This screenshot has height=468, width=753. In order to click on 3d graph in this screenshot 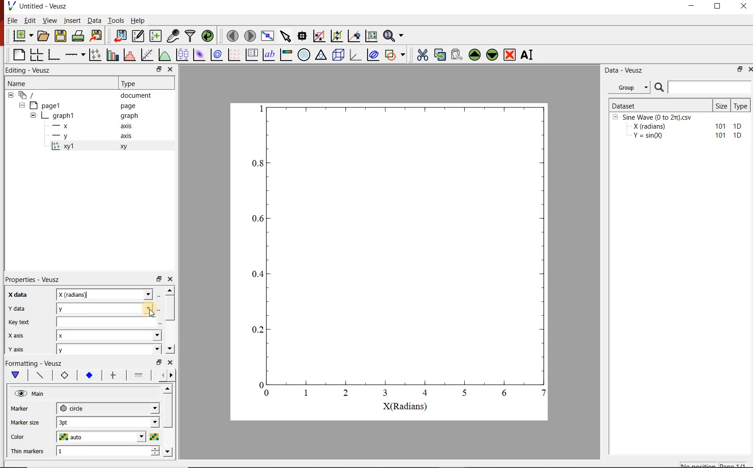, I will do `click(355, 54)`.